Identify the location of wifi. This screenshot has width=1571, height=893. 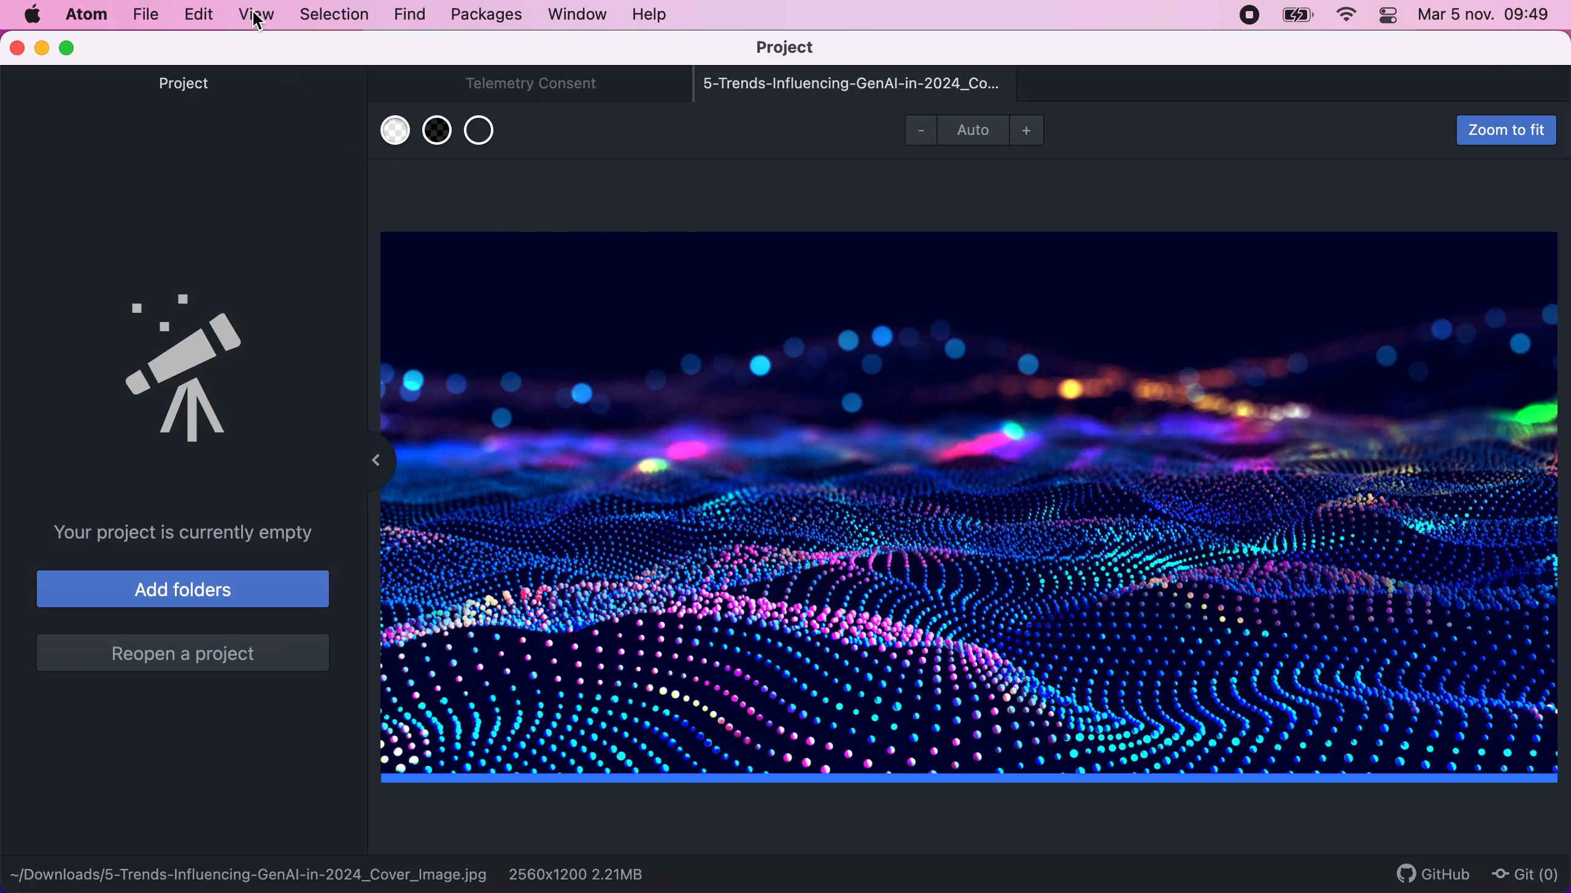
(1347, 17).